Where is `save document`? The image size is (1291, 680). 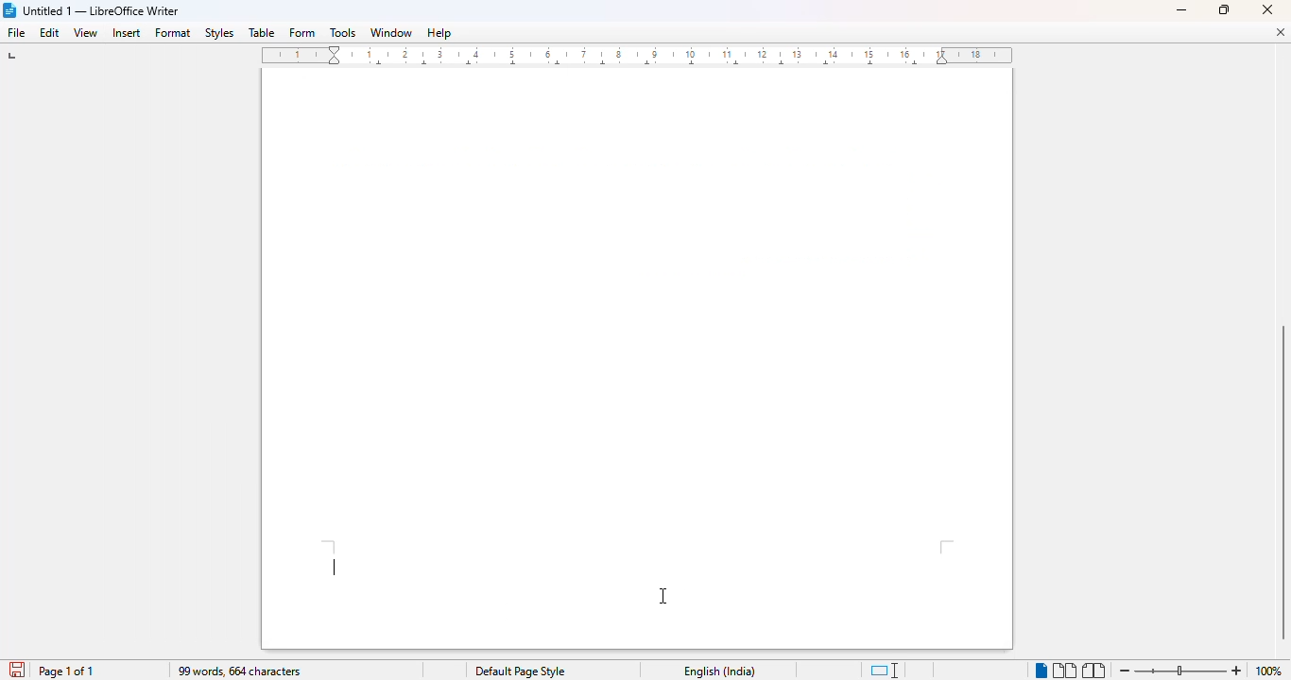
save document is located at coordinates (14, 668).